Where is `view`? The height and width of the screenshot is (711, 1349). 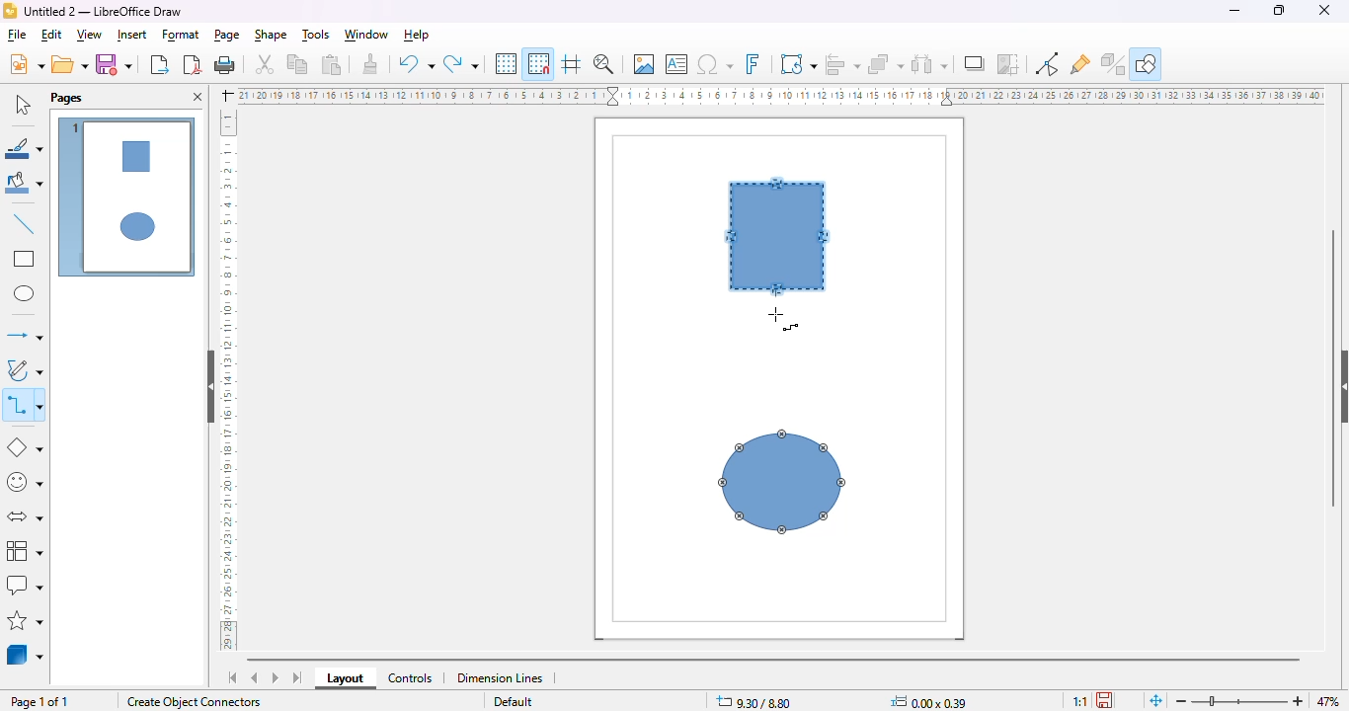 view is located at coordinates (90, 35).